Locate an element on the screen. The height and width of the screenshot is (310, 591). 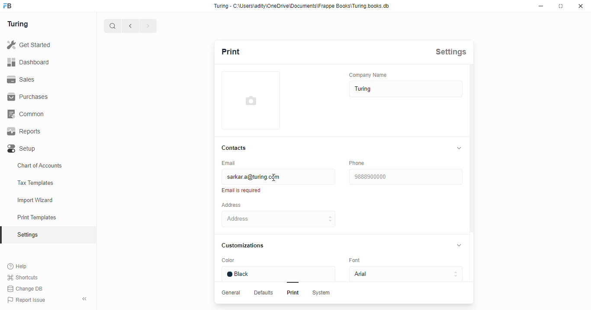
search is located at coordinates (113, 26).